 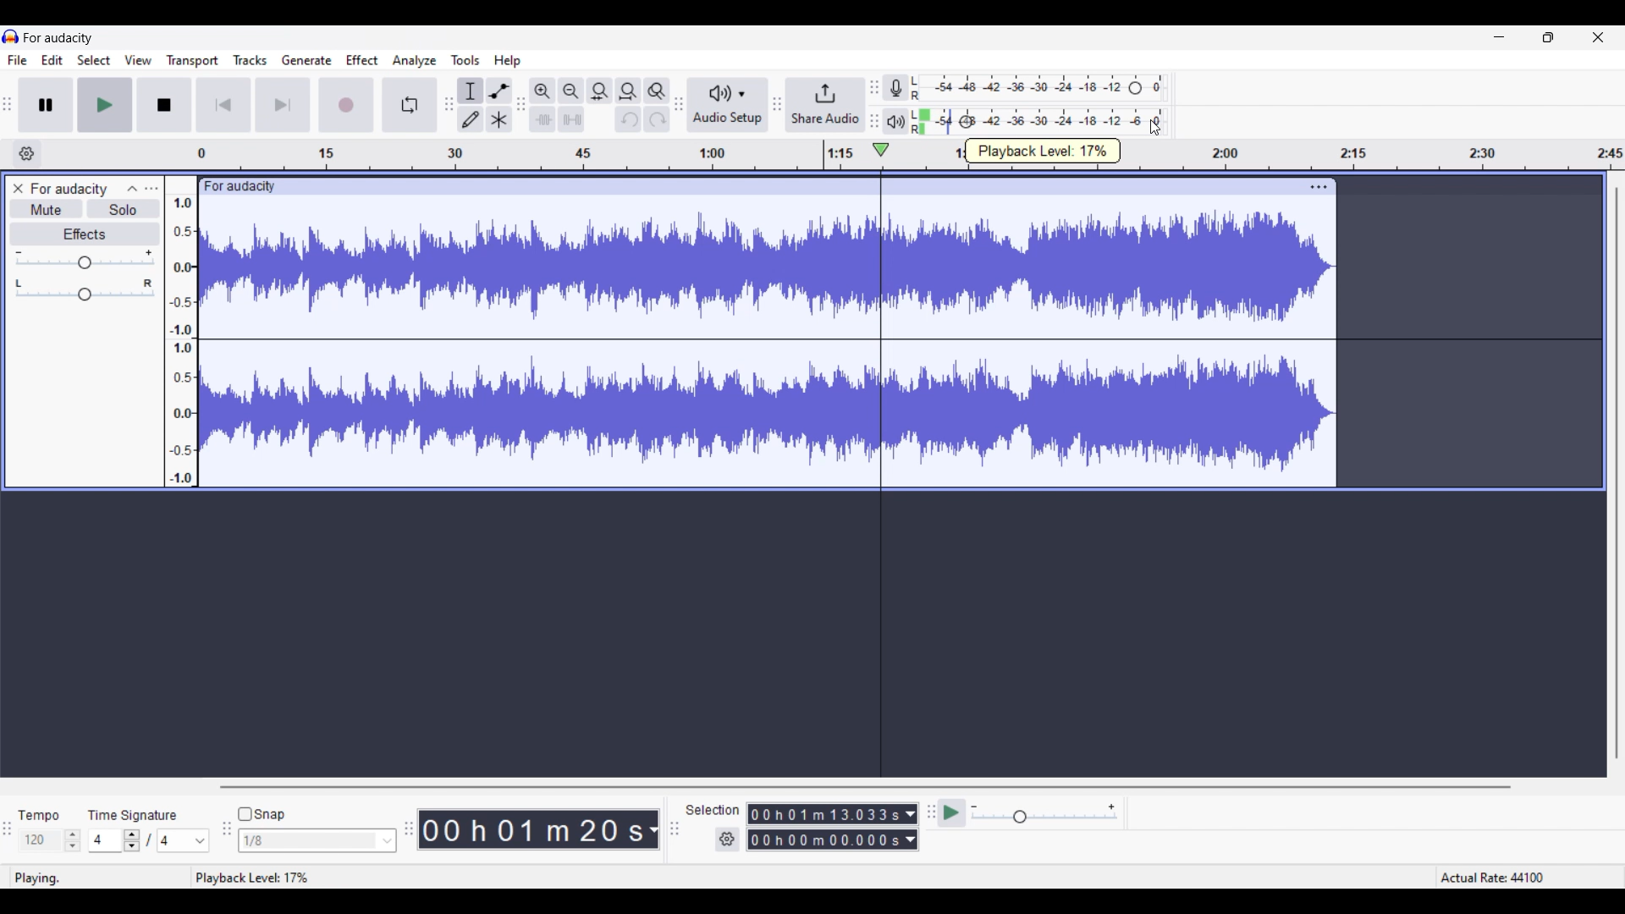 What do you see at coordinates (45, 104) in the screenshot?
I see `Pause` at bounding box center [45, 104].